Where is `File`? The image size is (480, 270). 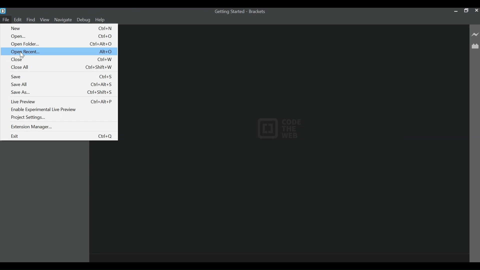 File is located at coordinates (5, 20).